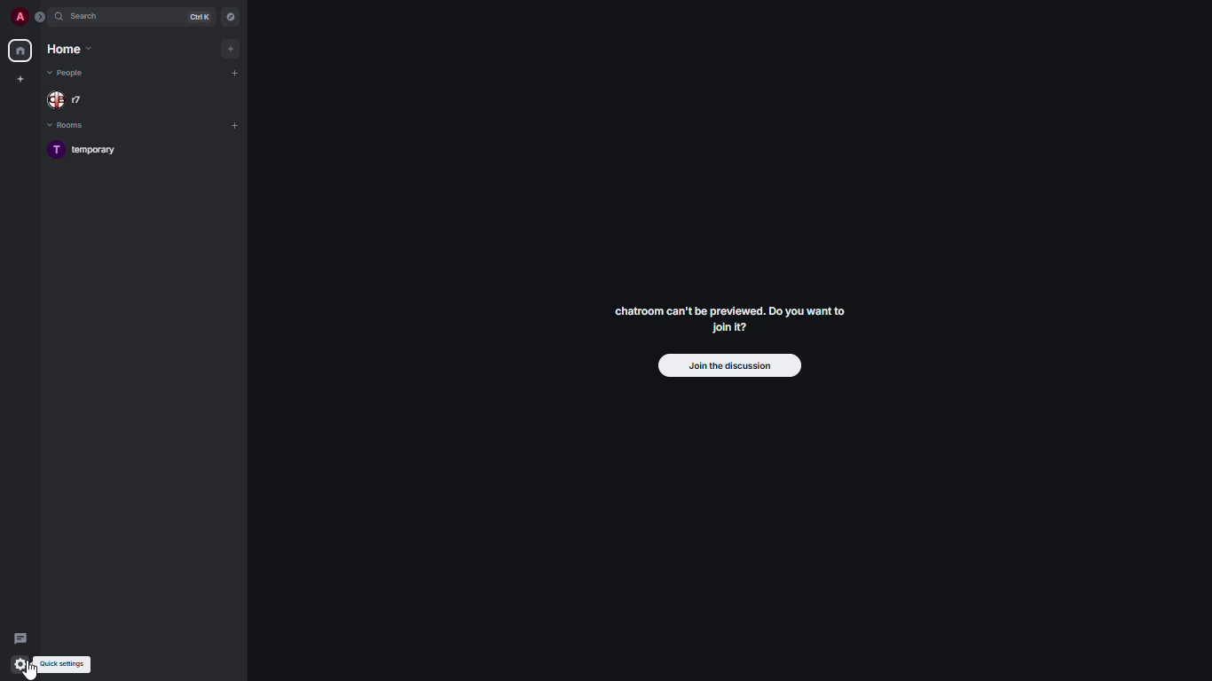 This screenshot has width=1212, height=681. I want to click on ctrl K, so click(200, 17).